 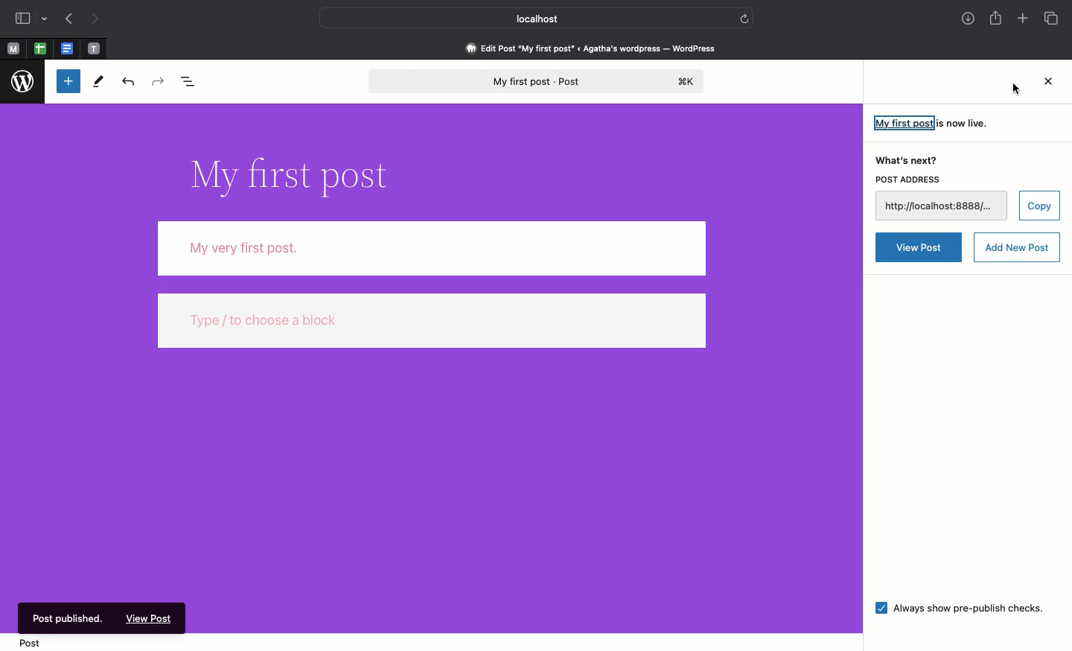 What do you see at coordinates (22, 82) in the screenshot?
I see `Wordpress` at bounding box center [22, 82].